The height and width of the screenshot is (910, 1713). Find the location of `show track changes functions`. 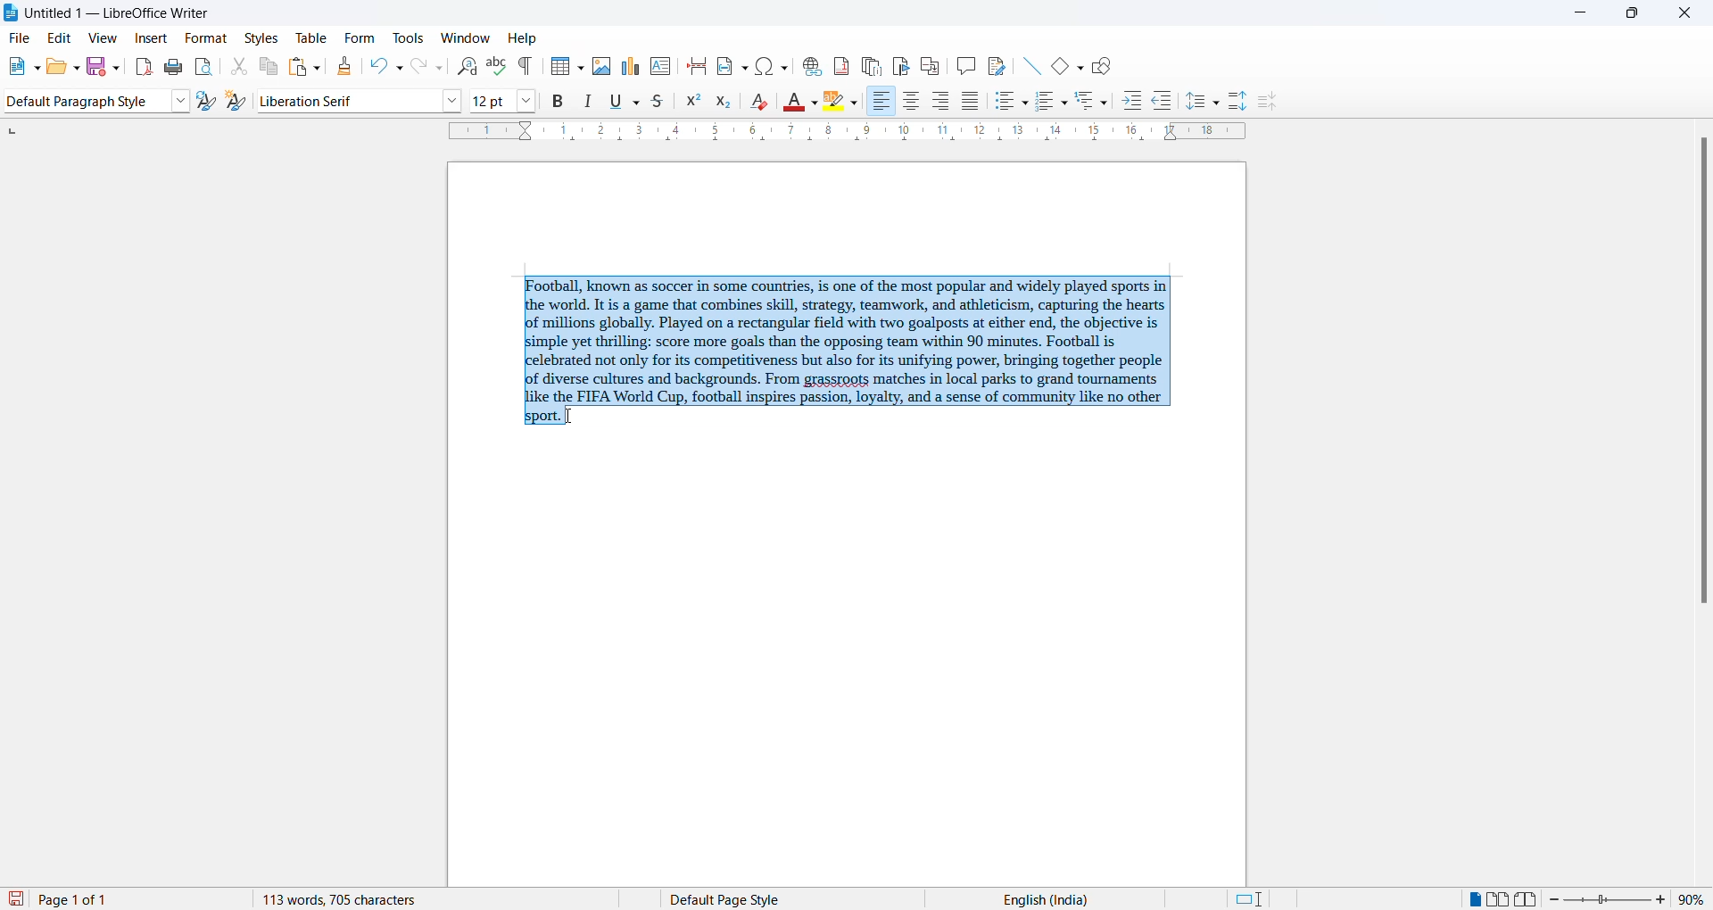

show track changes functions is located at coordinates (997, 66).